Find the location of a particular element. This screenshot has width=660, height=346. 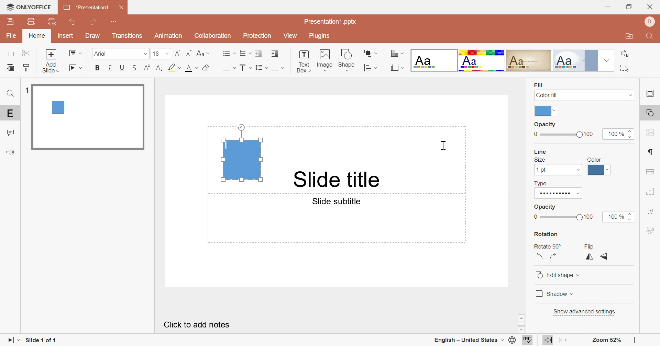

Italic is located at coordinates (110, 68).